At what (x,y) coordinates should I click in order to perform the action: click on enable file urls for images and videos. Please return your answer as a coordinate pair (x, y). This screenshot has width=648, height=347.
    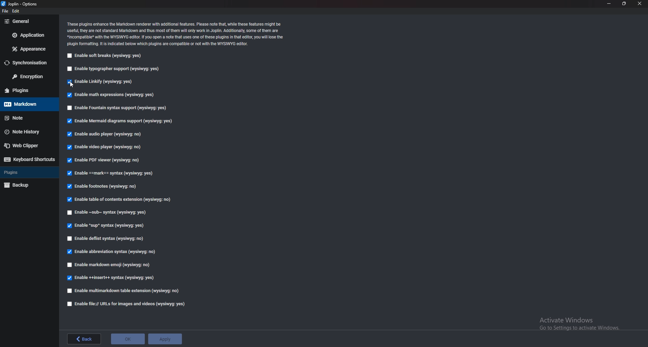
    Looking at the image, I should click on (127, 303).